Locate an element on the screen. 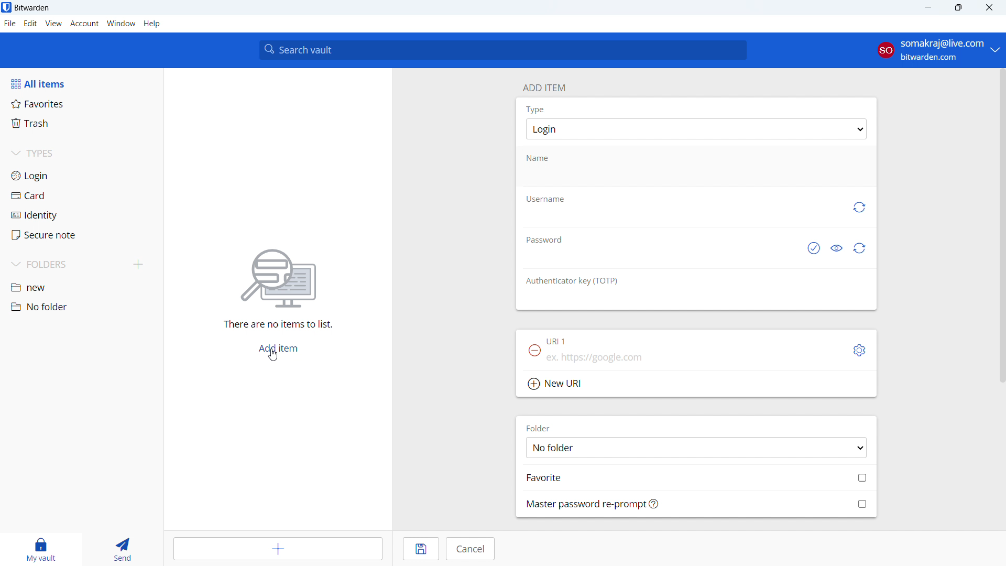 The image size is (1006, 566). select item type is located at coordinates (696, 129).